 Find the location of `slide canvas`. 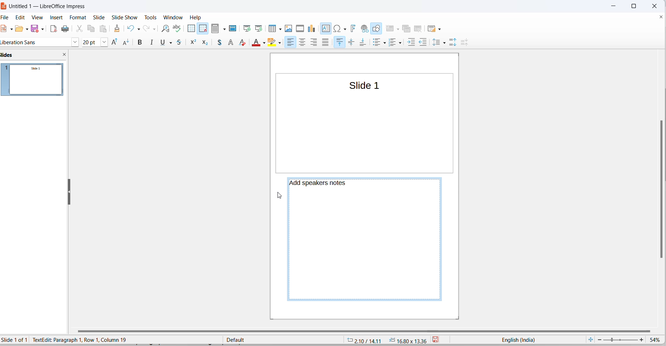

slide canvas is located at coordinates (366, 132).